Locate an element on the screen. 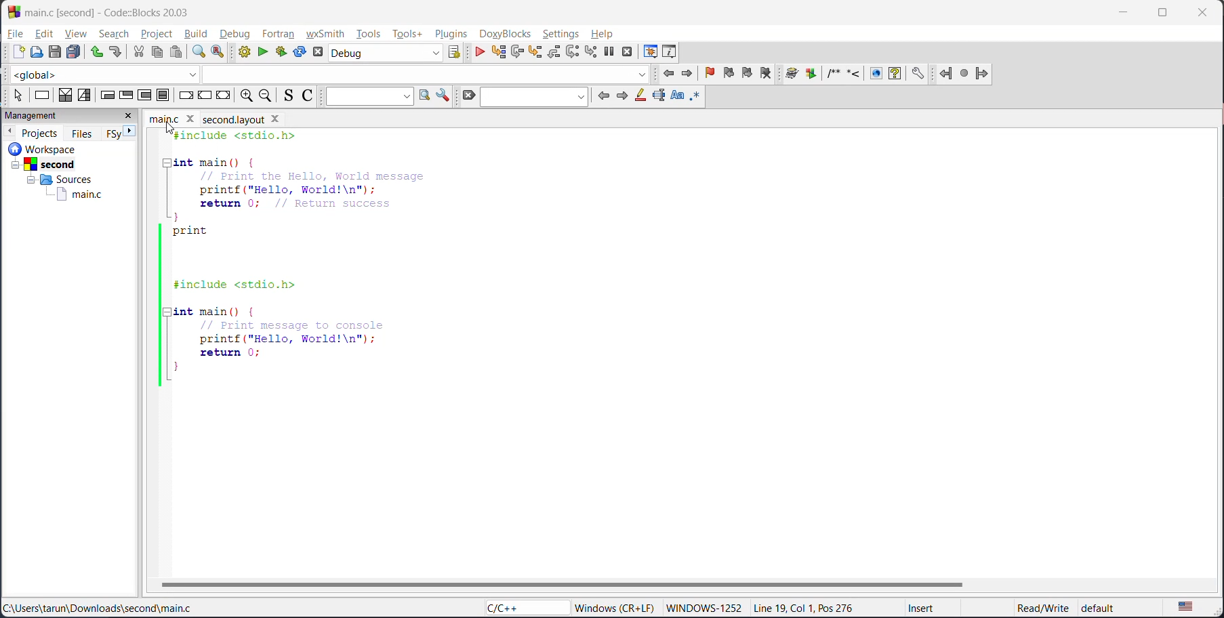 The height and width of the screenshot is (618, 1224). build target is located at coordinates (390, 54).